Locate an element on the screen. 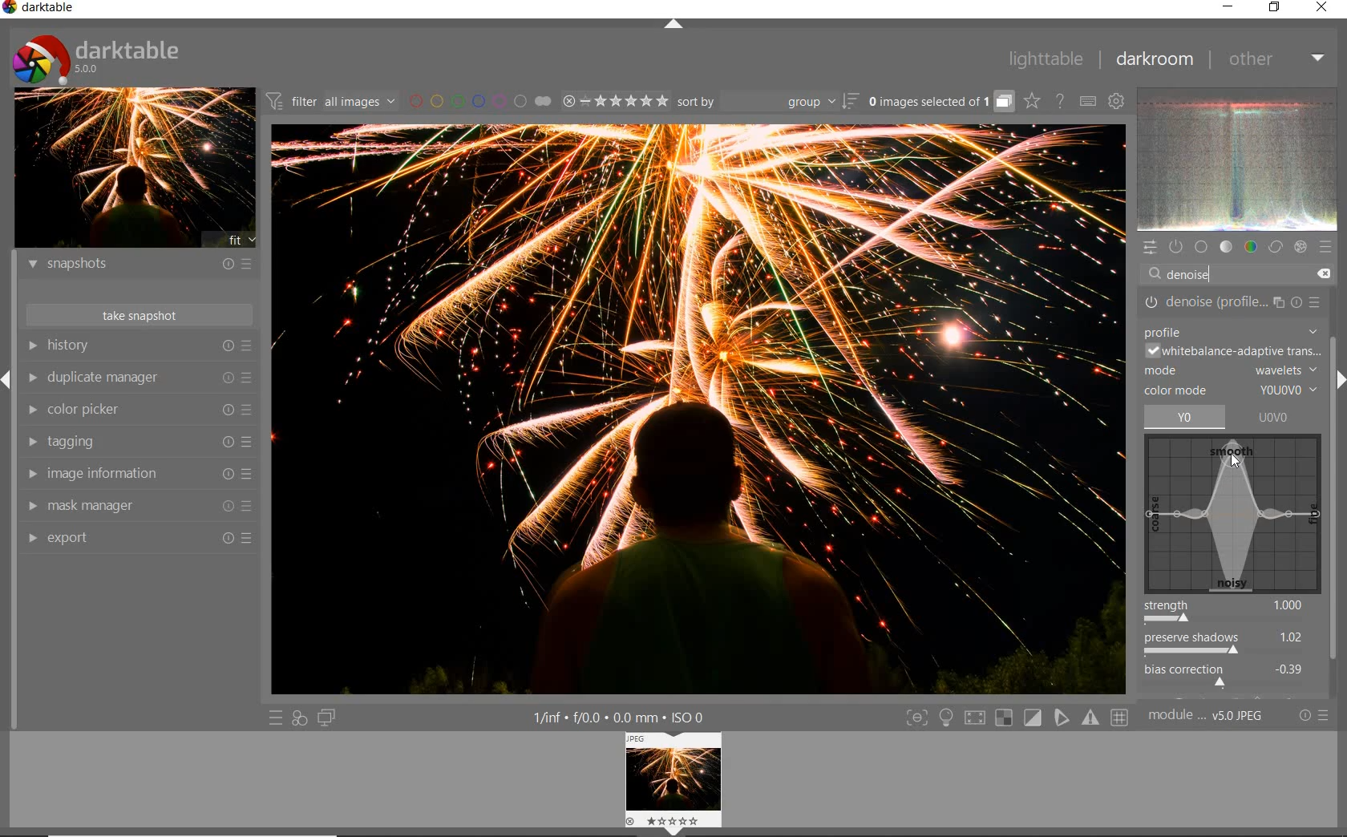 This screenshot has height=837, width=1347. click to change overlays on thumbnails is located at coordinates (1030, 100).